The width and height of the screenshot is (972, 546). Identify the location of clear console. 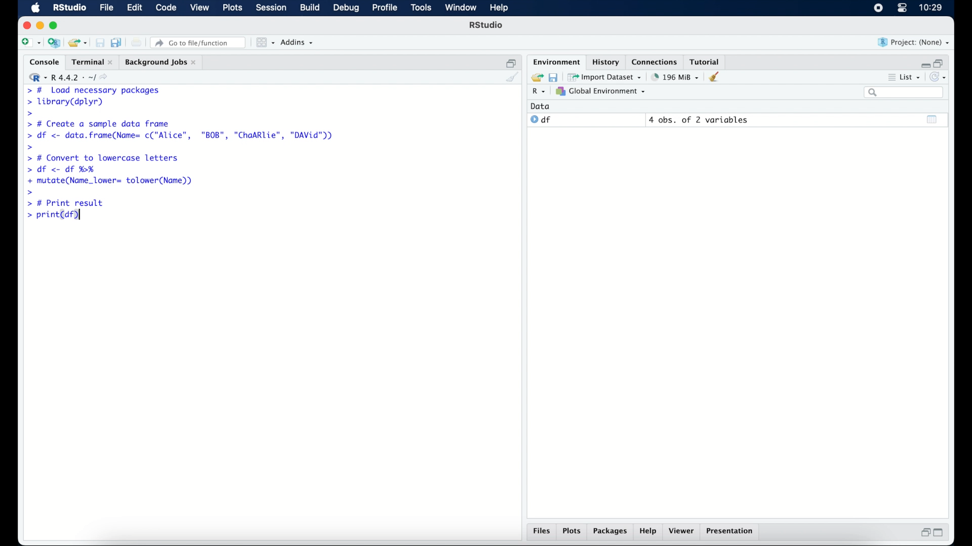
(514, 78).